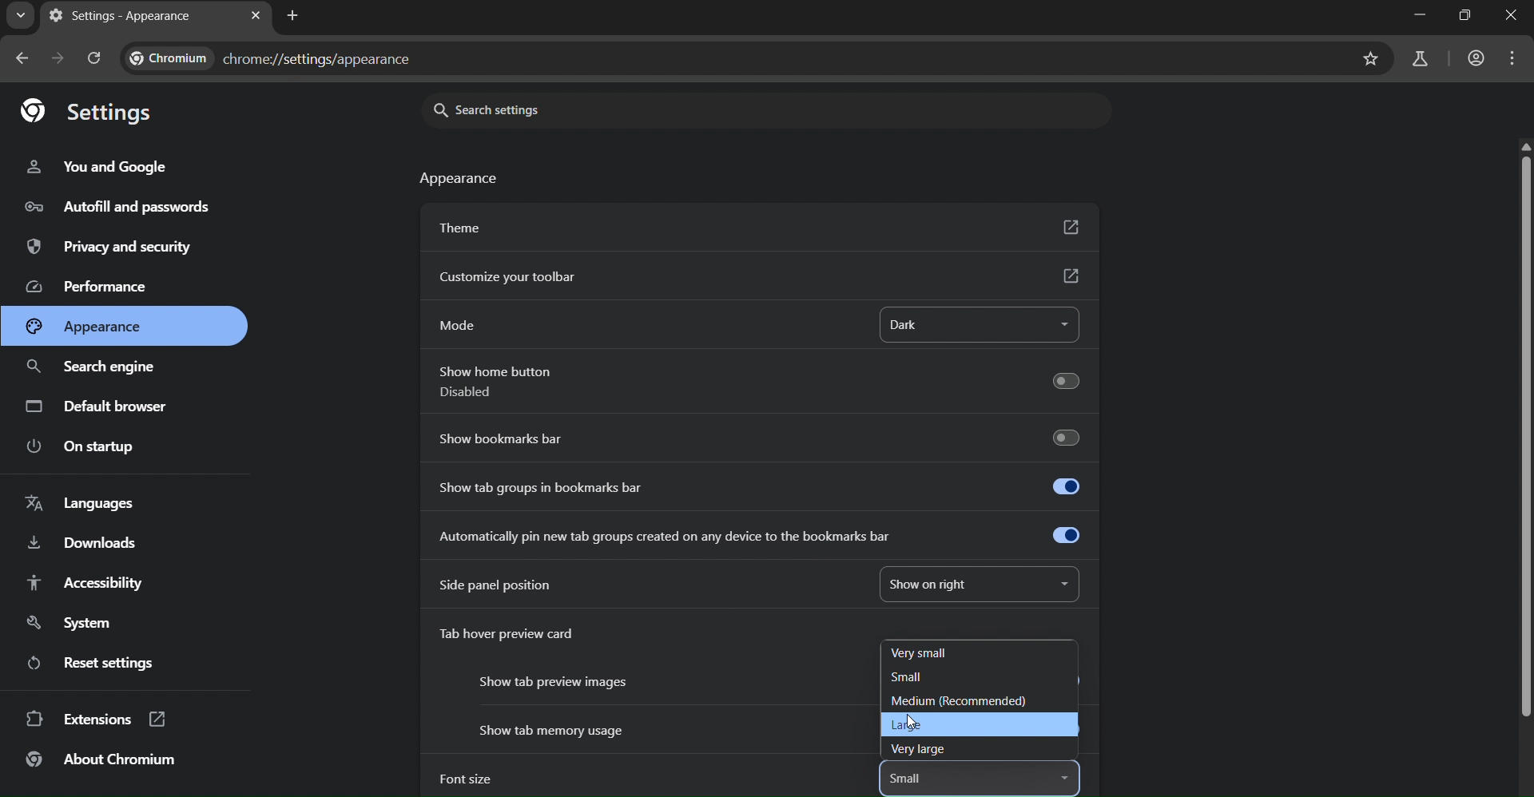 The height and width of the screenshot is (797, 1534). Describe the element at coordinates (758, 277) in the screenshot. I see `customize toolbar` at that location.